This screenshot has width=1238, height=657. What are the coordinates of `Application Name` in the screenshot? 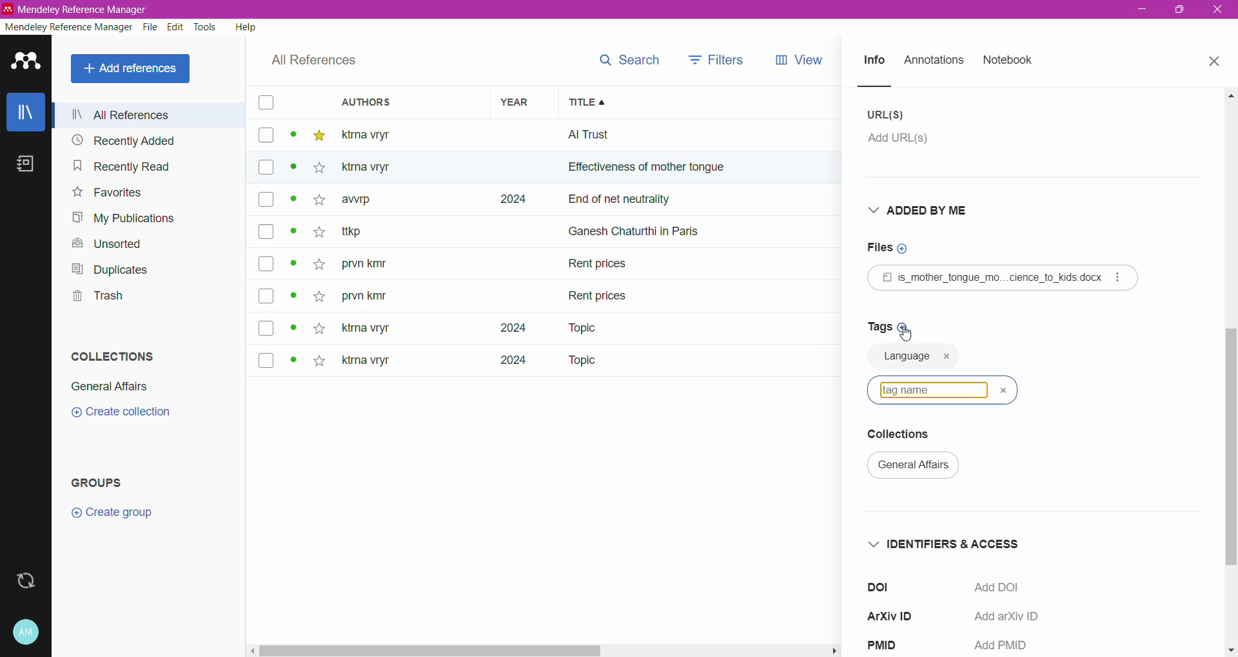 It's located at (88, 9).